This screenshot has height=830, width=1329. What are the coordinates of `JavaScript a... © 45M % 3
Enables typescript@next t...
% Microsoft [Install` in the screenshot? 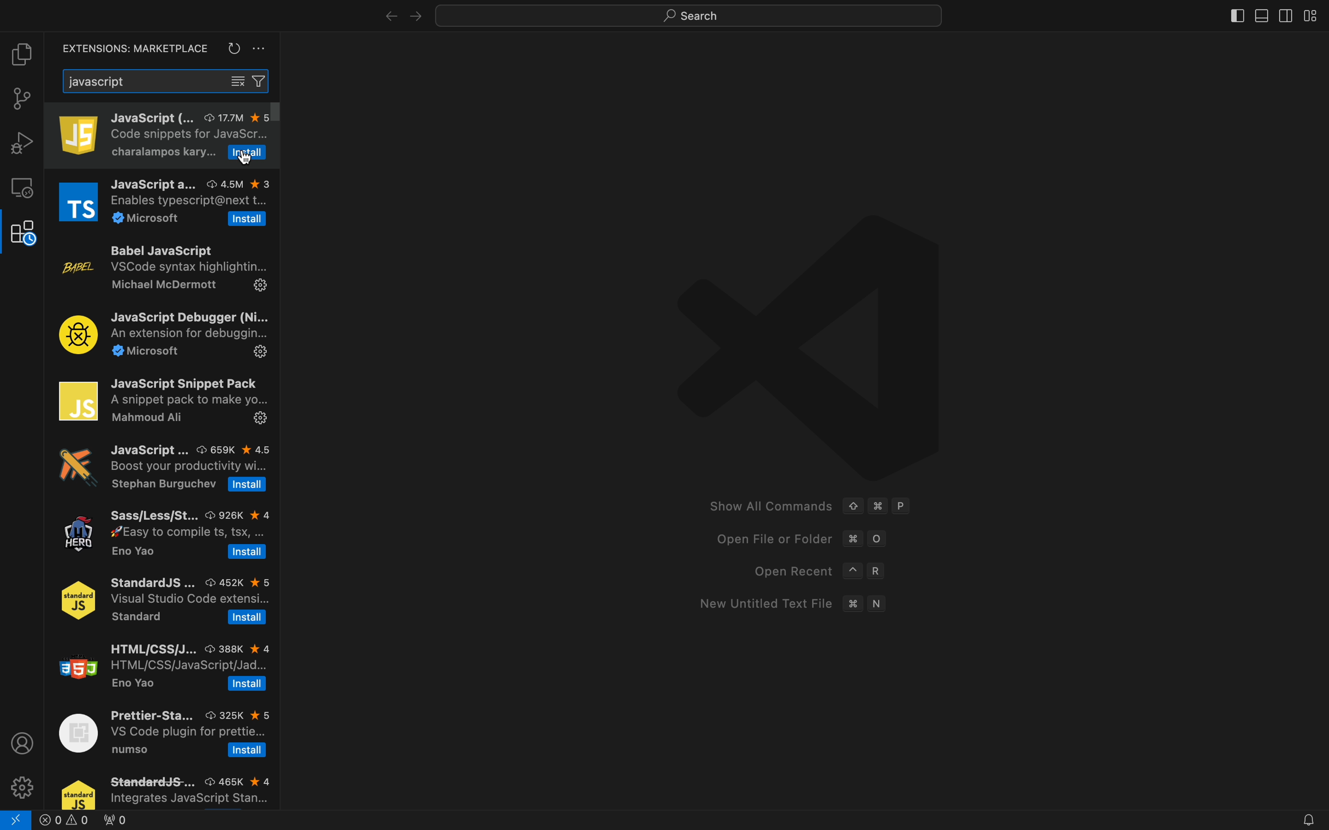 It's located at (162, 198).